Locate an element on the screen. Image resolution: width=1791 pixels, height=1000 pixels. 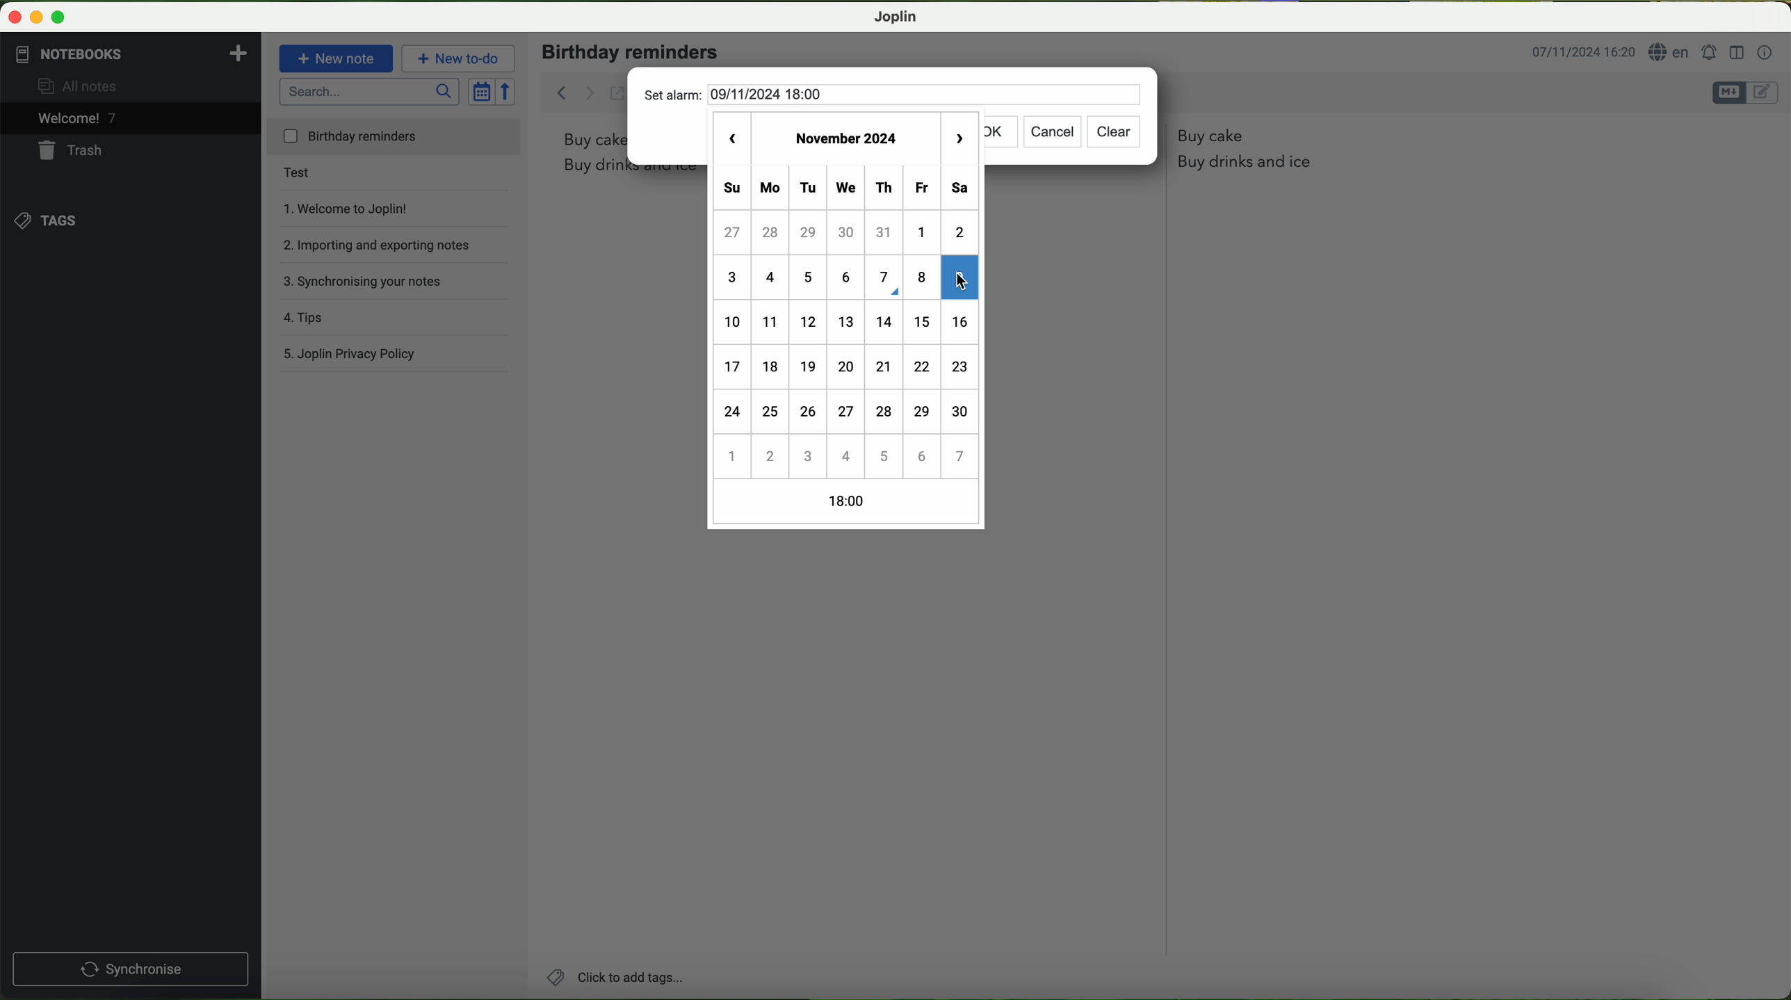
Joplin is located at coordinates (895, 18).